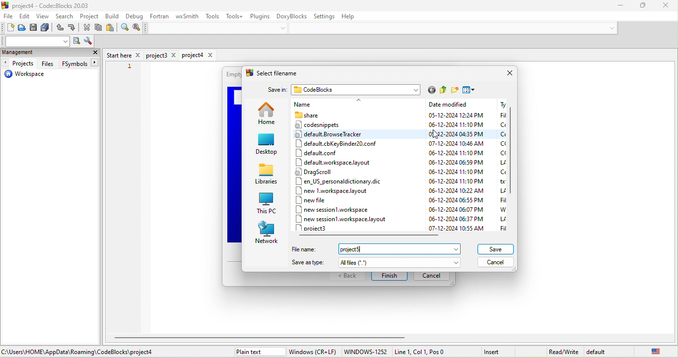  What do you see at coordinates (35, 29) in the screenshot?
I see `save` at bounding box center [35, 29].